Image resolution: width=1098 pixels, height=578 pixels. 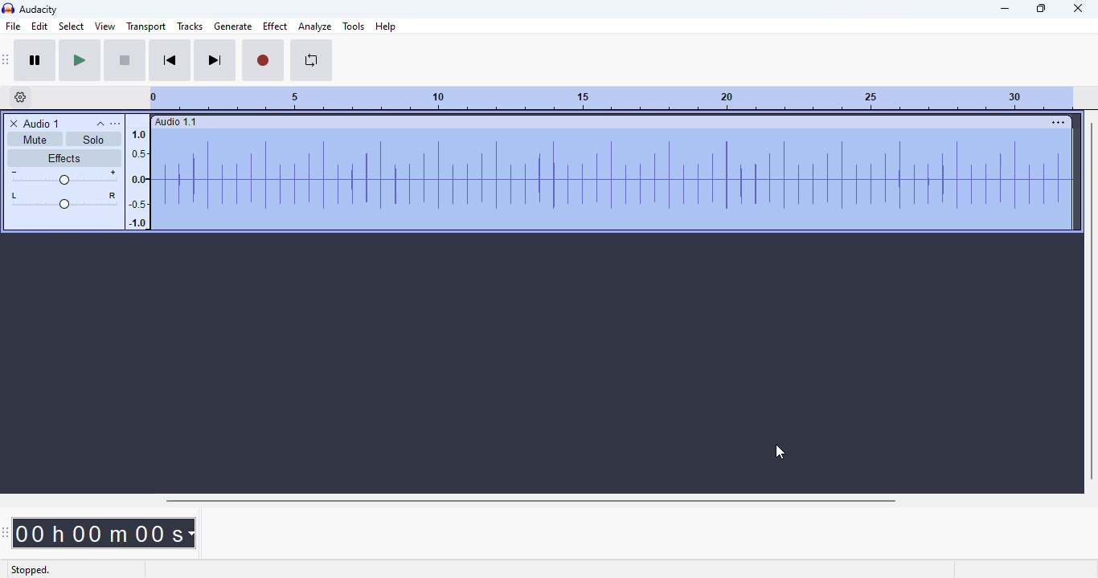 What do you see at coordinates (170, 60) in the screenshot?
I see `skip to start` at bounding box center [170, 60].